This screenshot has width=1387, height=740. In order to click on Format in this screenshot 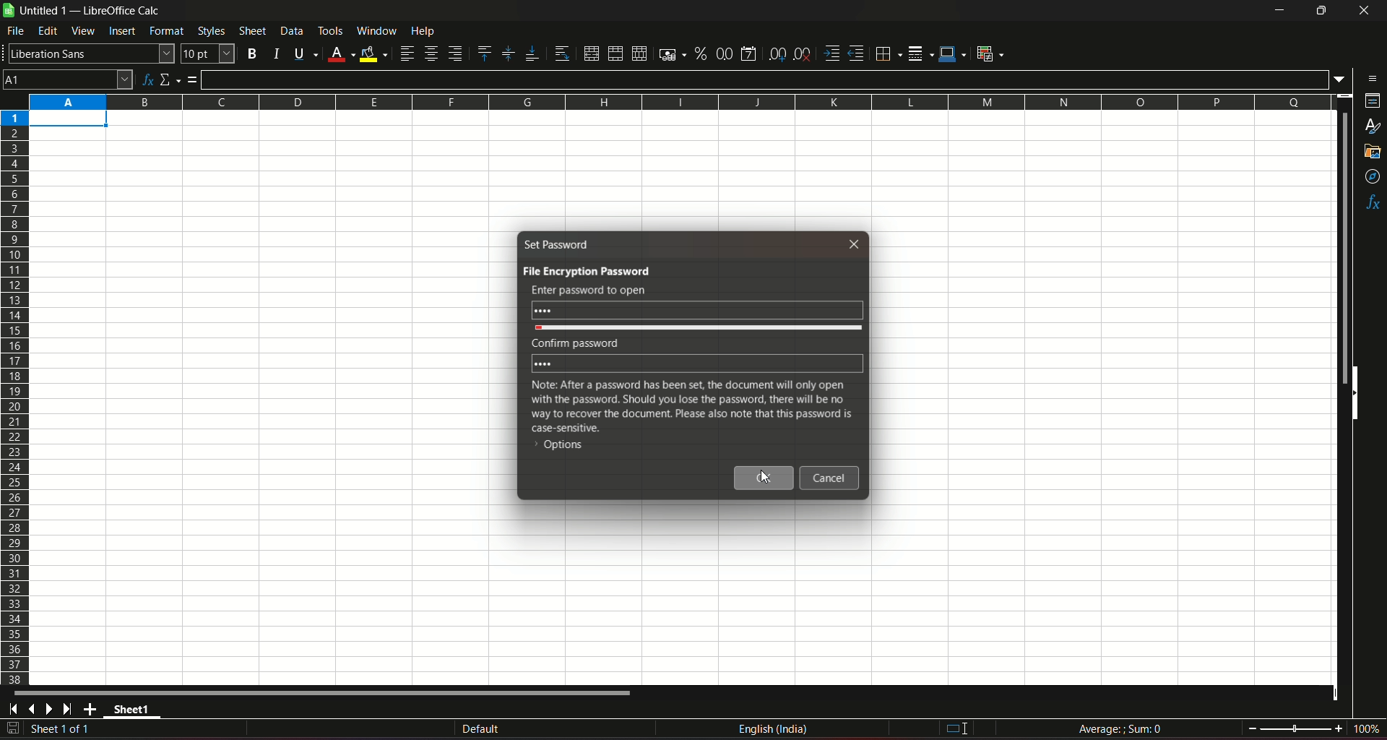, I will do `click(166, 33)`.